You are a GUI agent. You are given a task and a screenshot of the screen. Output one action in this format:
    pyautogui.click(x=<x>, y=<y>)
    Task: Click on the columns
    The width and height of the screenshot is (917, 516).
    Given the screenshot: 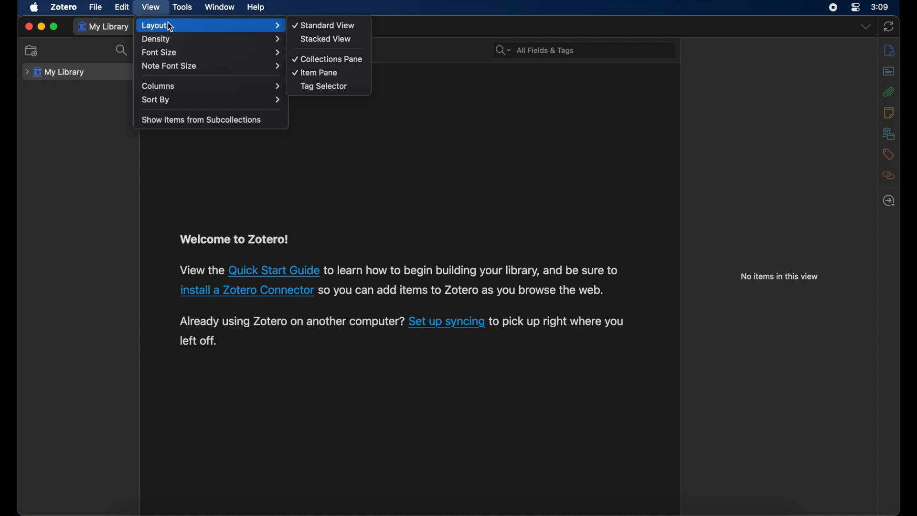 What is the action you would take?
    pyautogui.click(x=210, y=86)
    